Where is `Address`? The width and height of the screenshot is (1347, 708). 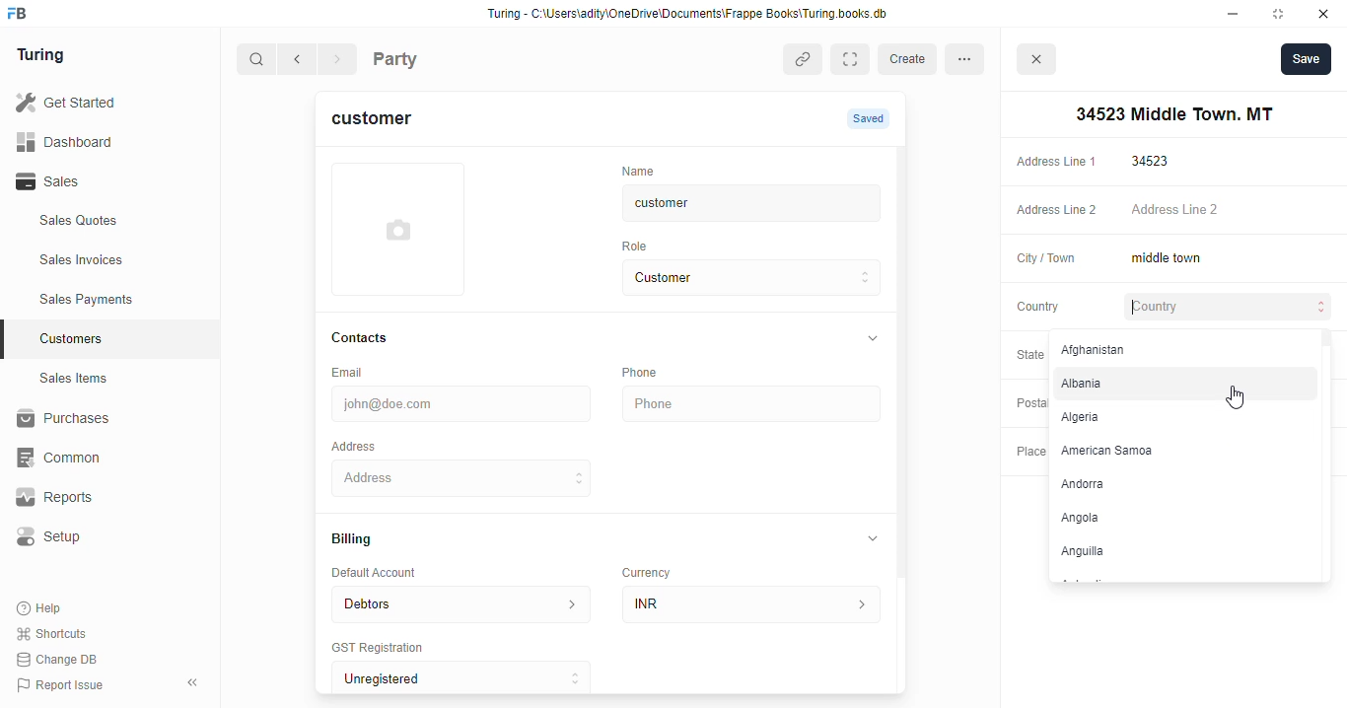
Address is located at coordinates (367, 445).